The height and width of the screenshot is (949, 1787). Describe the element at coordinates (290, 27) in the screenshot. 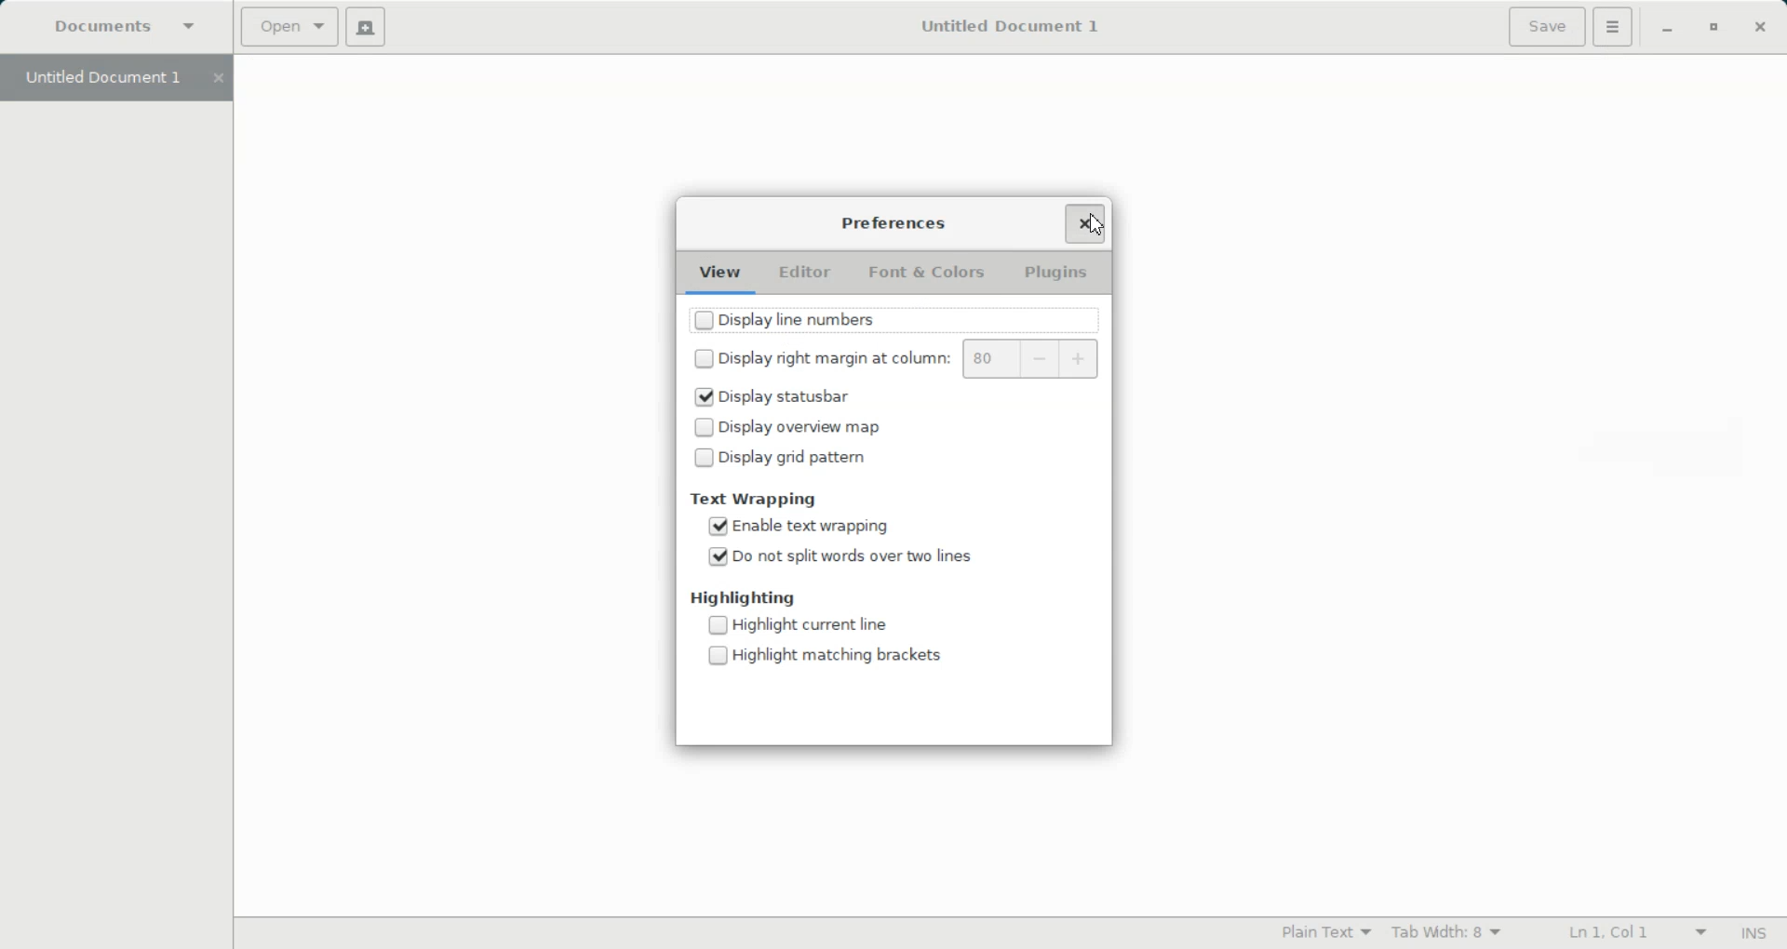

I see `Open a file` at that location.